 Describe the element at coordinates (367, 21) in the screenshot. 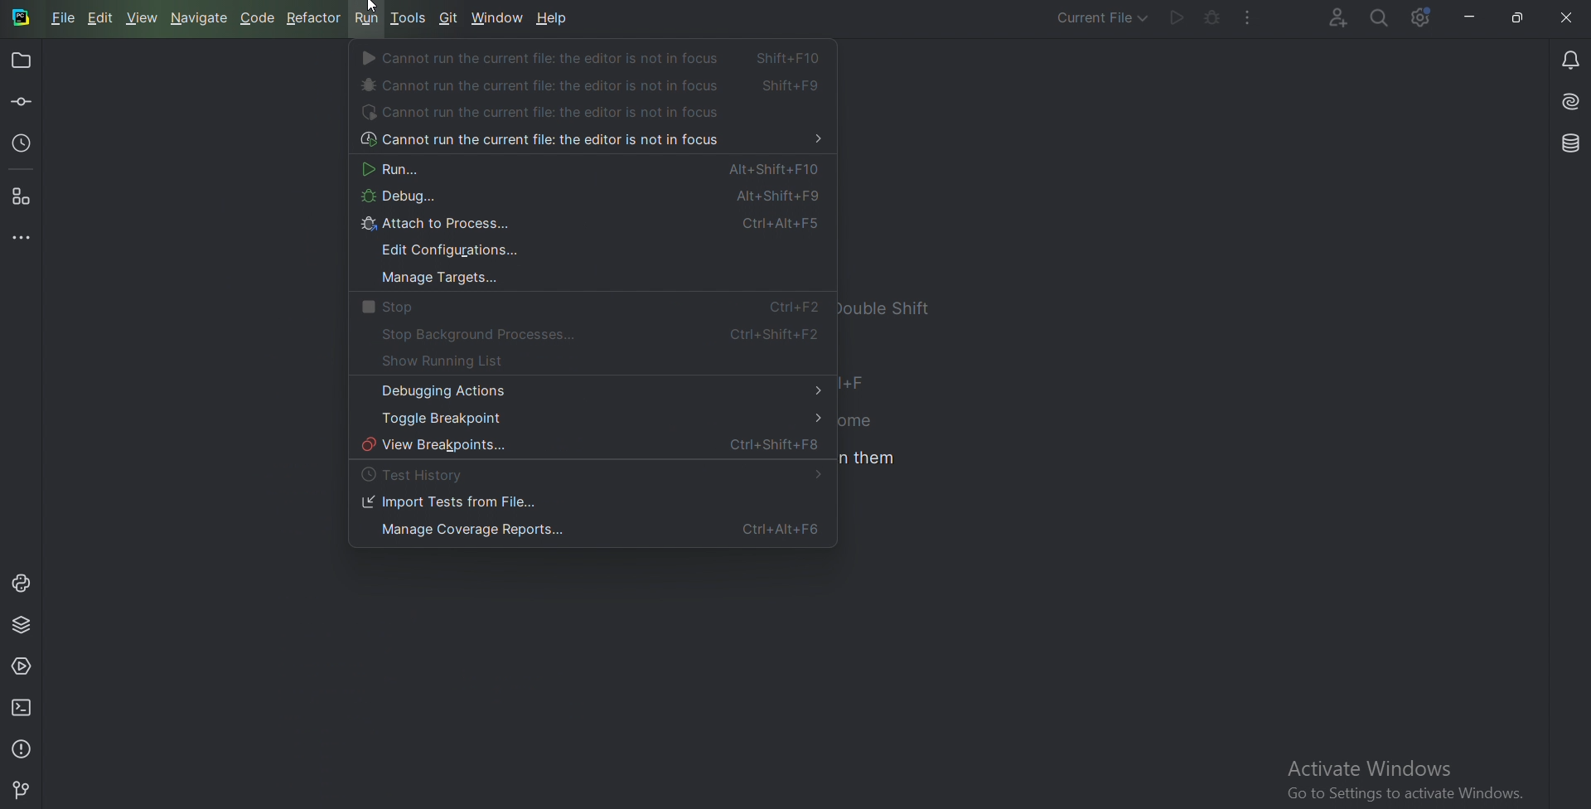

I see `Run` at that location.